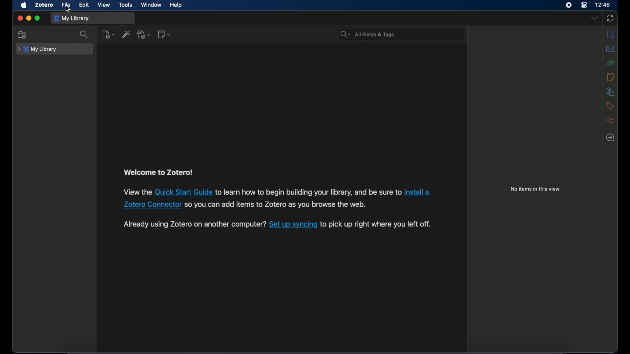 This screenshot has width=630, height=354. What do you see at coordinates (612, 34) in the screenshot?
I see `notes` at bounding box center [612, 34].